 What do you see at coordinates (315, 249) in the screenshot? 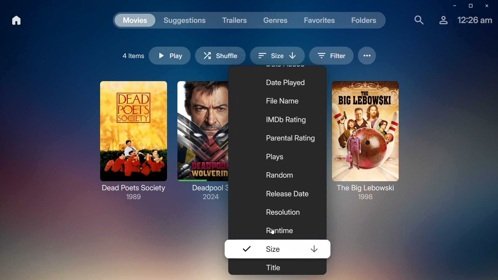
I see `Sort` at bounding box center [315, 249].